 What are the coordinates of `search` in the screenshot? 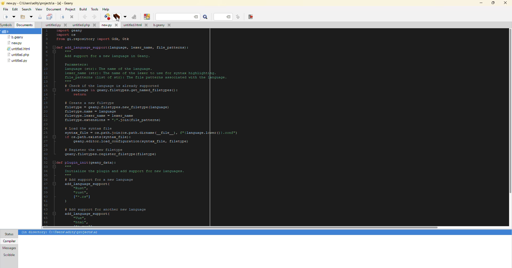 It's located at (27, 9).